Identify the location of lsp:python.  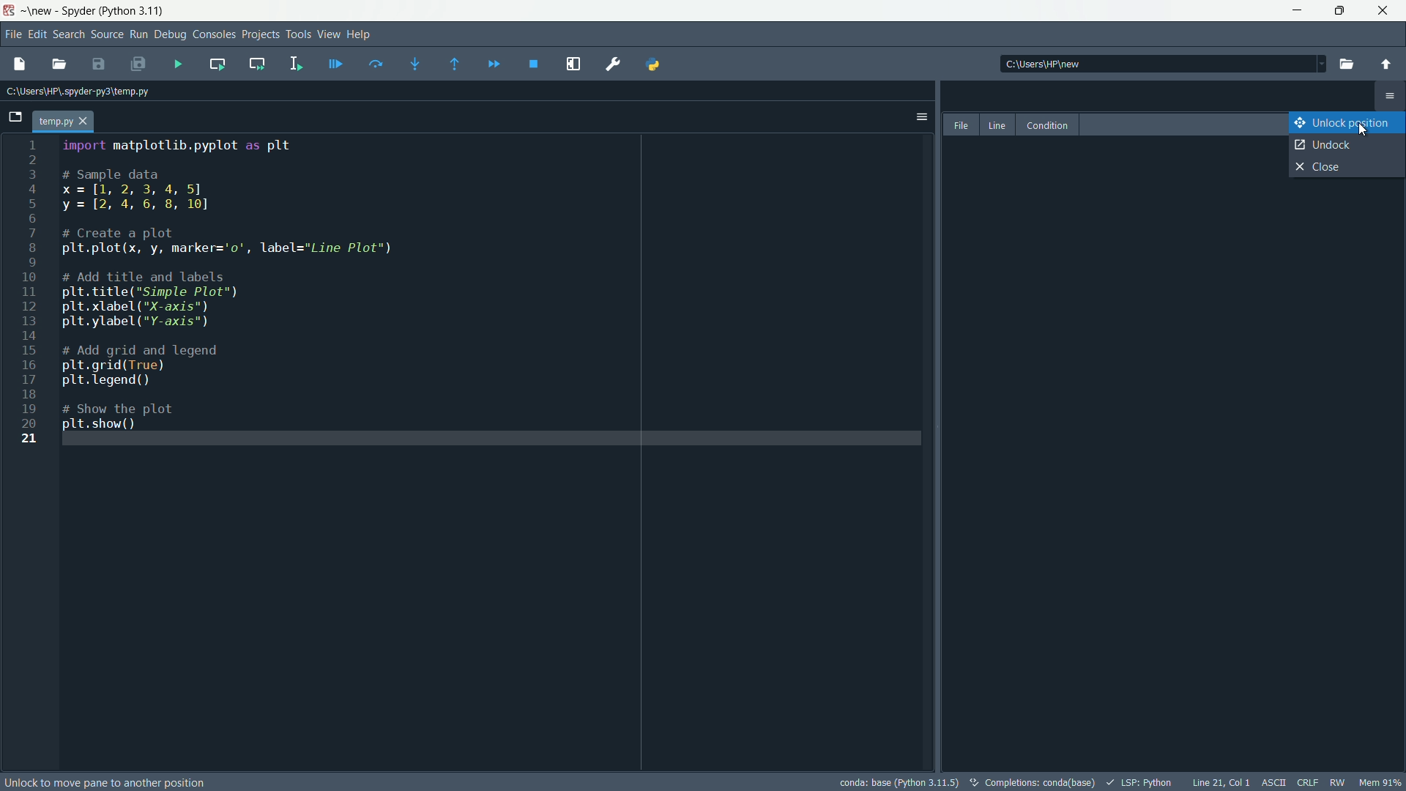
(1140, 781).